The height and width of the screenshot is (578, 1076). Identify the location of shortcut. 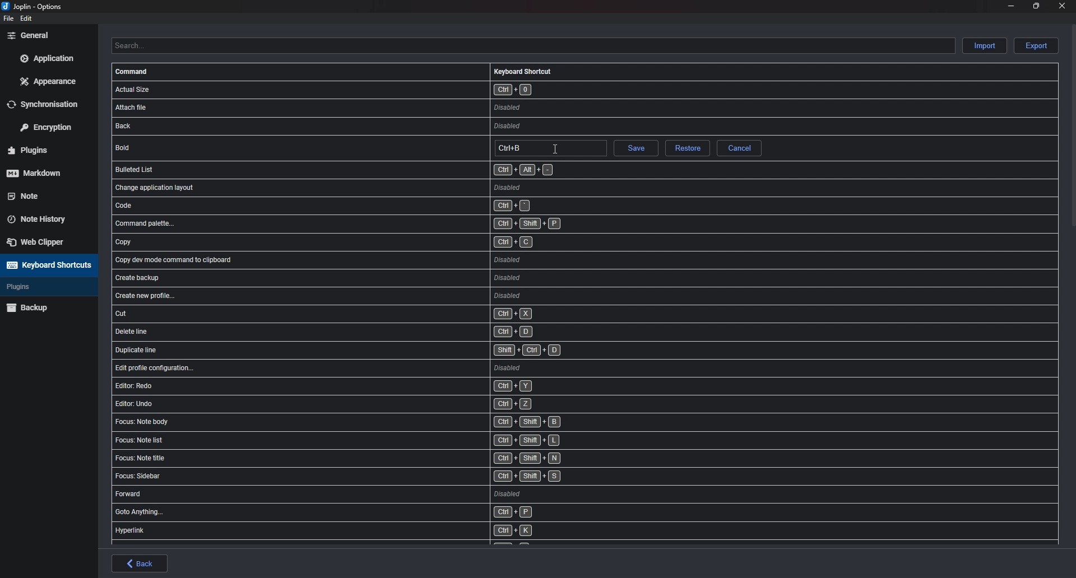
(387, 367).